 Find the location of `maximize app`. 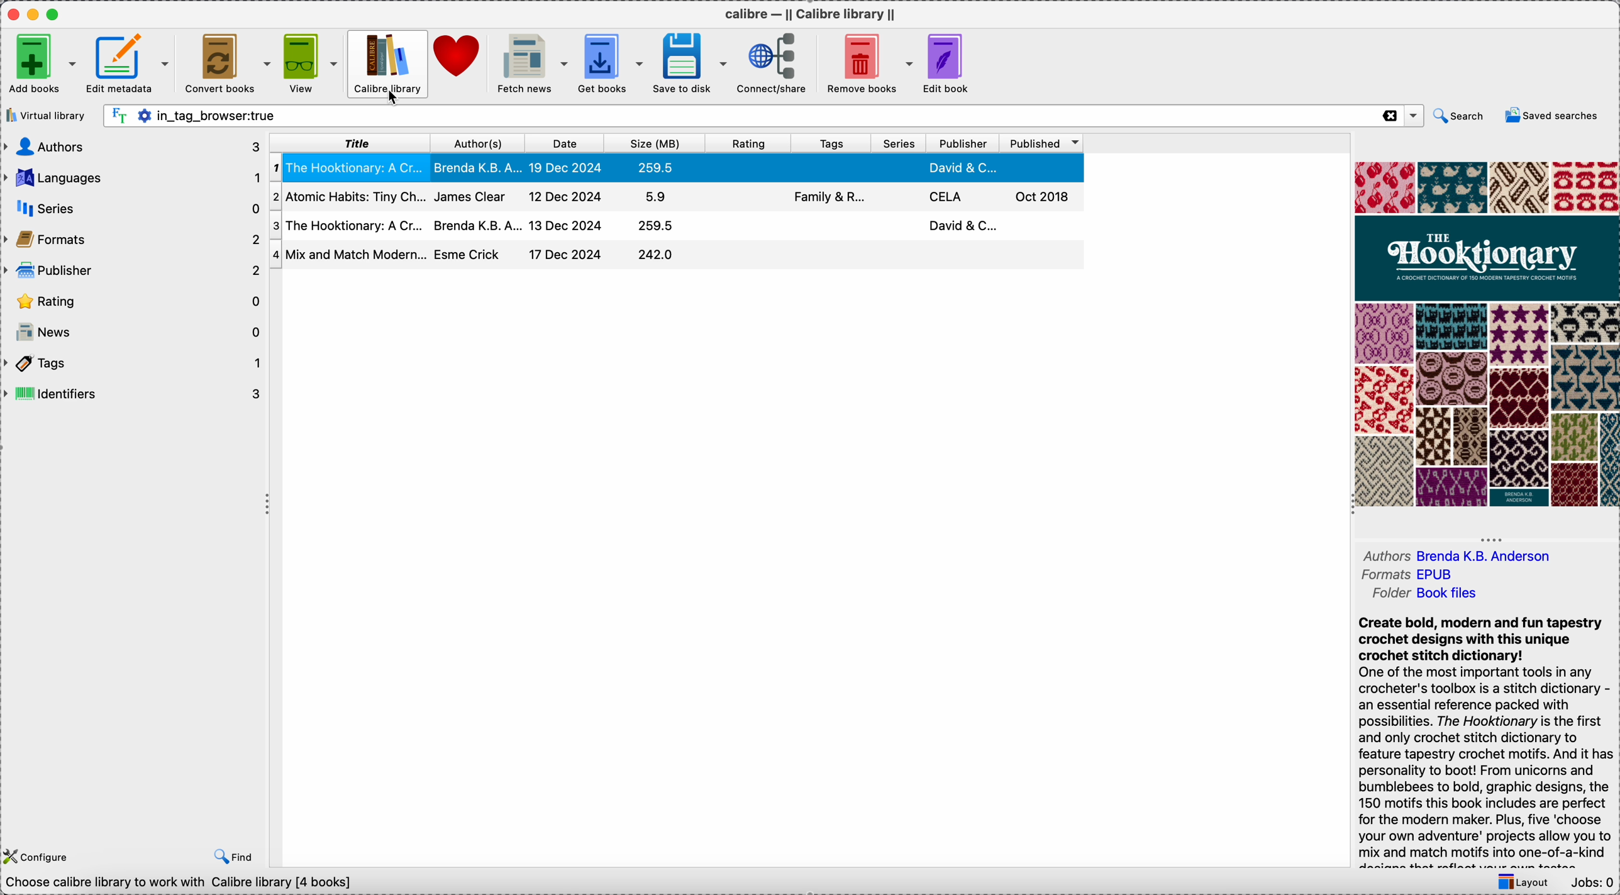

maximize app is located at coordinates (58, 11).